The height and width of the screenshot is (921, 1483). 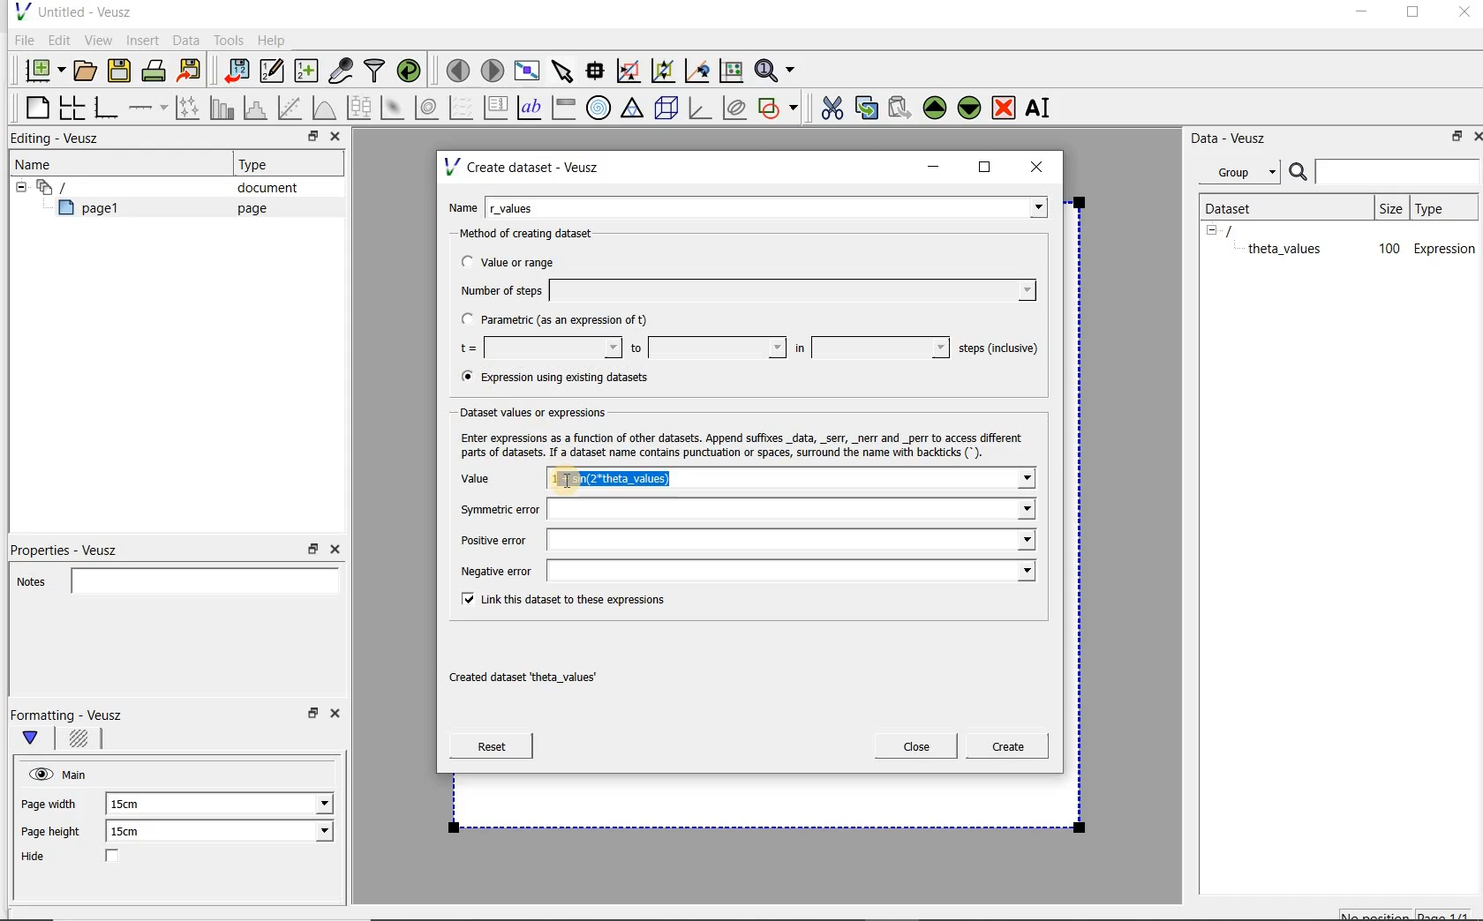 What do you see at coordinates (187, 40) in the screenshot?
I see `Data` at bounding box center [187, 40].